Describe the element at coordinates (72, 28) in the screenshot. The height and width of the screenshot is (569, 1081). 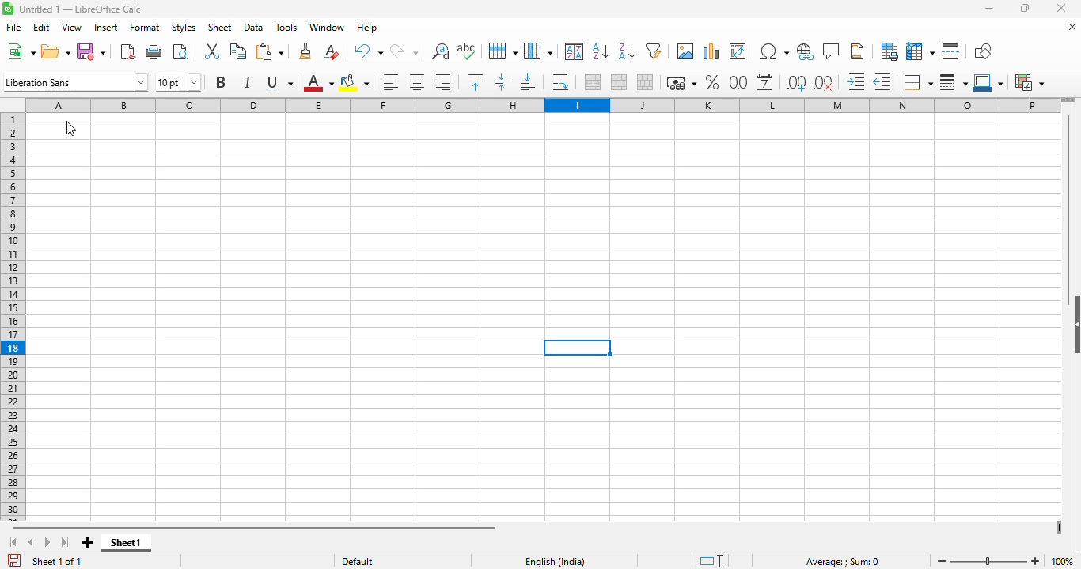
I see `view` at that location.